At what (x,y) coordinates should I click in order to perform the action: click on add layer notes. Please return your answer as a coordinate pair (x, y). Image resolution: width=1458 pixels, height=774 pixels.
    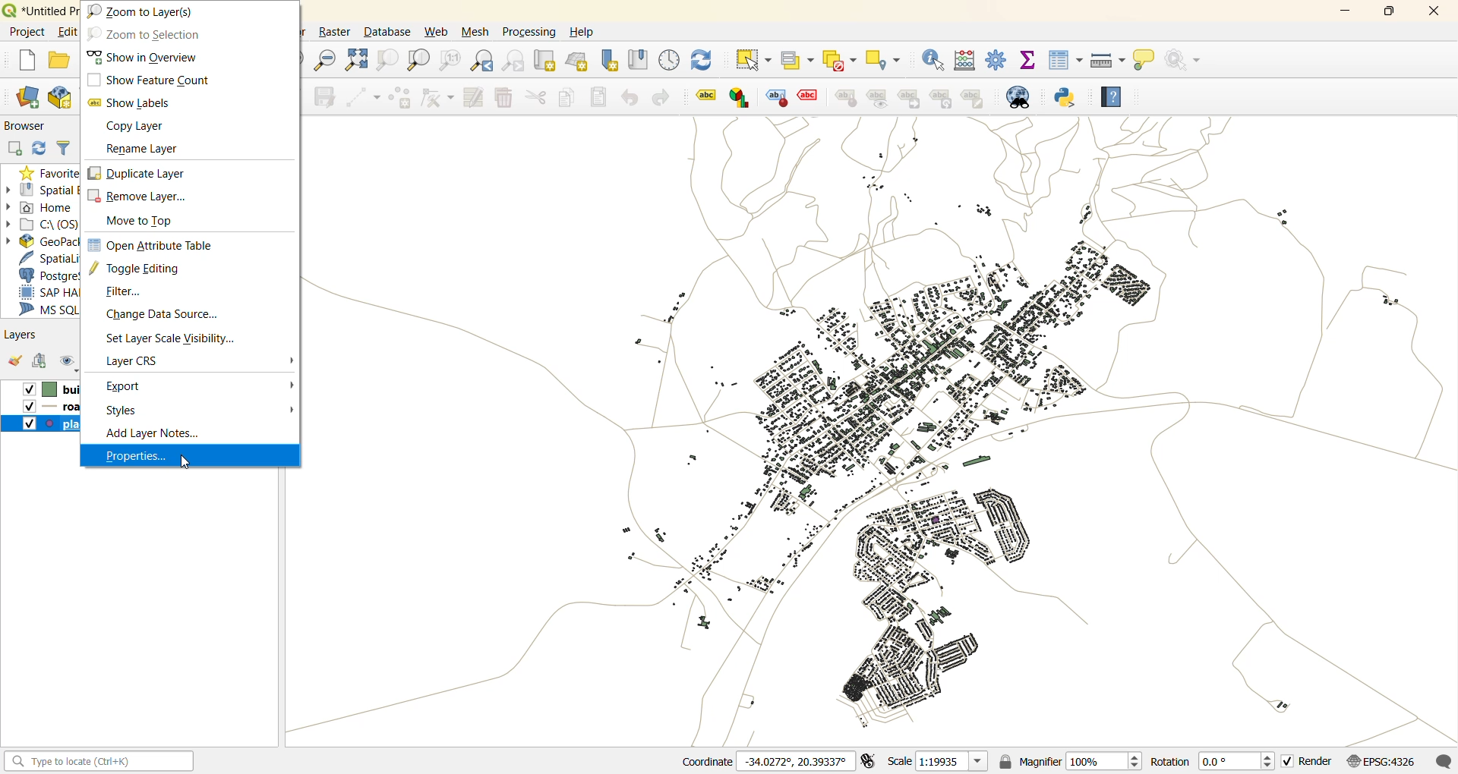
    Looking at the image, I should click on (150, 436).